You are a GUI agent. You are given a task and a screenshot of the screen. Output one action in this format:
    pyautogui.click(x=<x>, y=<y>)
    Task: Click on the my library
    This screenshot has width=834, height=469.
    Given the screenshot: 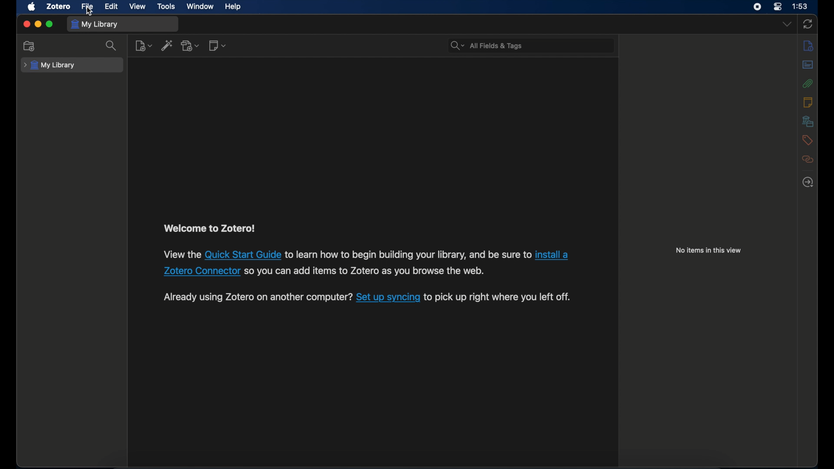 What is the action you would take?
    pyautogui.click(x=96, y=24)
    